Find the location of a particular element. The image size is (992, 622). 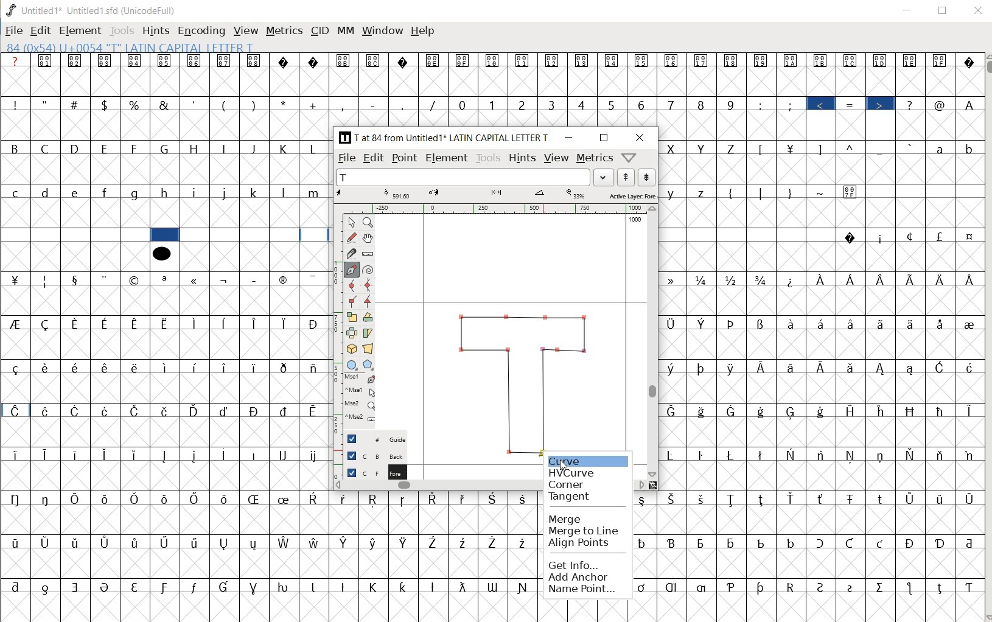

Symbol is located at coordinates (968, 279).